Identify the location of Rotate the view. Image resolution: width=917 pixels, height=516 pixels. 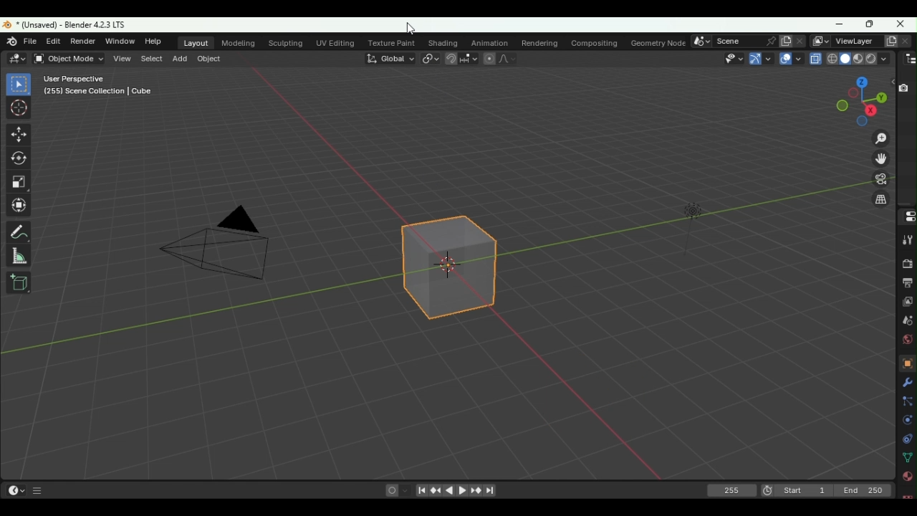
(839, 105).